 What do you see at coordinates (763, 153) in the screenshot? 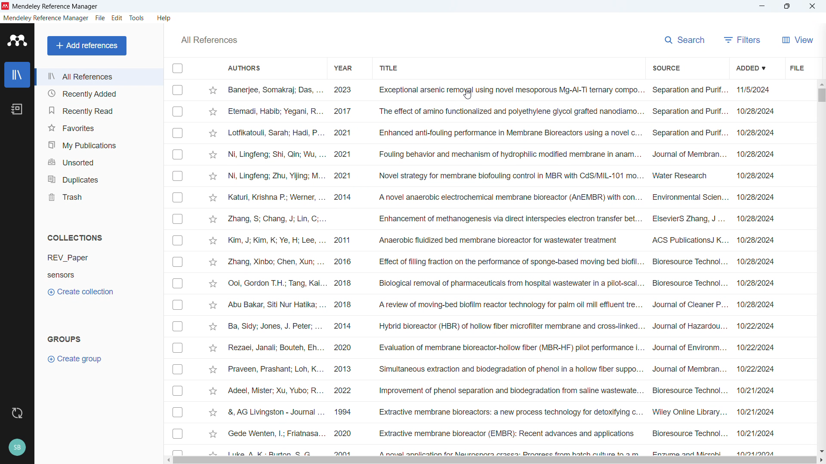
I see `10/28/2024` at bounding box center [763, 153].